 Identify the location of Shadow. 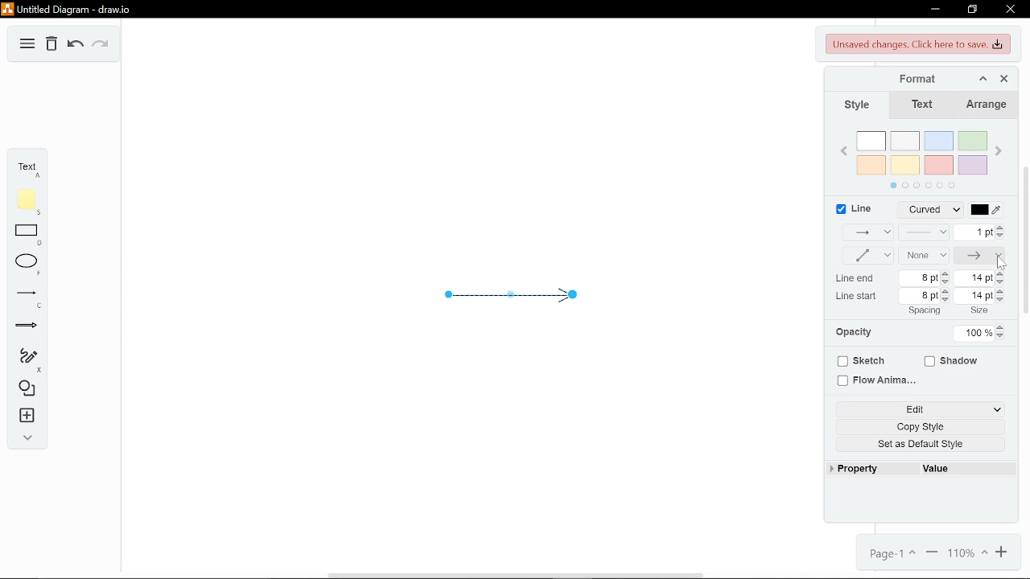
(954, 362).